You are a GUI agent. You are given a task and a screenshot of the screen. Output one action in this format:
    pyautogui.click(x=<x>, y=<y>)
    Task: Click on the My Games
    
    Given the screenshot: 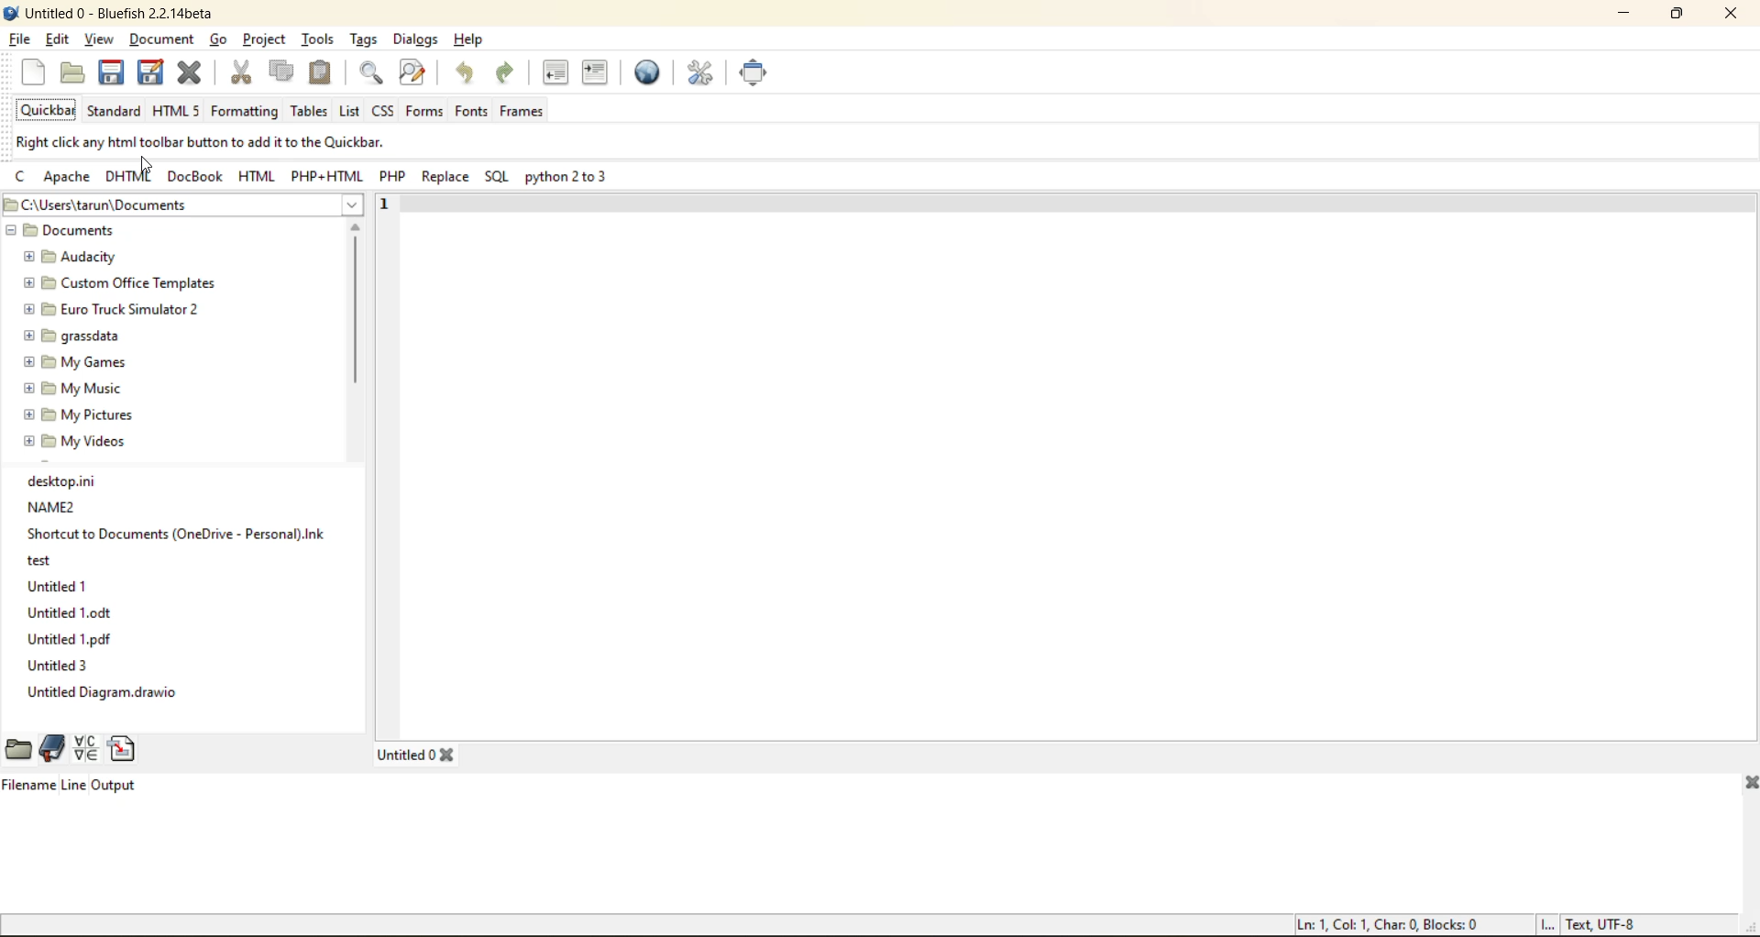 What is the action you would take?
    pyautogui.click(x=72, y=359)
    